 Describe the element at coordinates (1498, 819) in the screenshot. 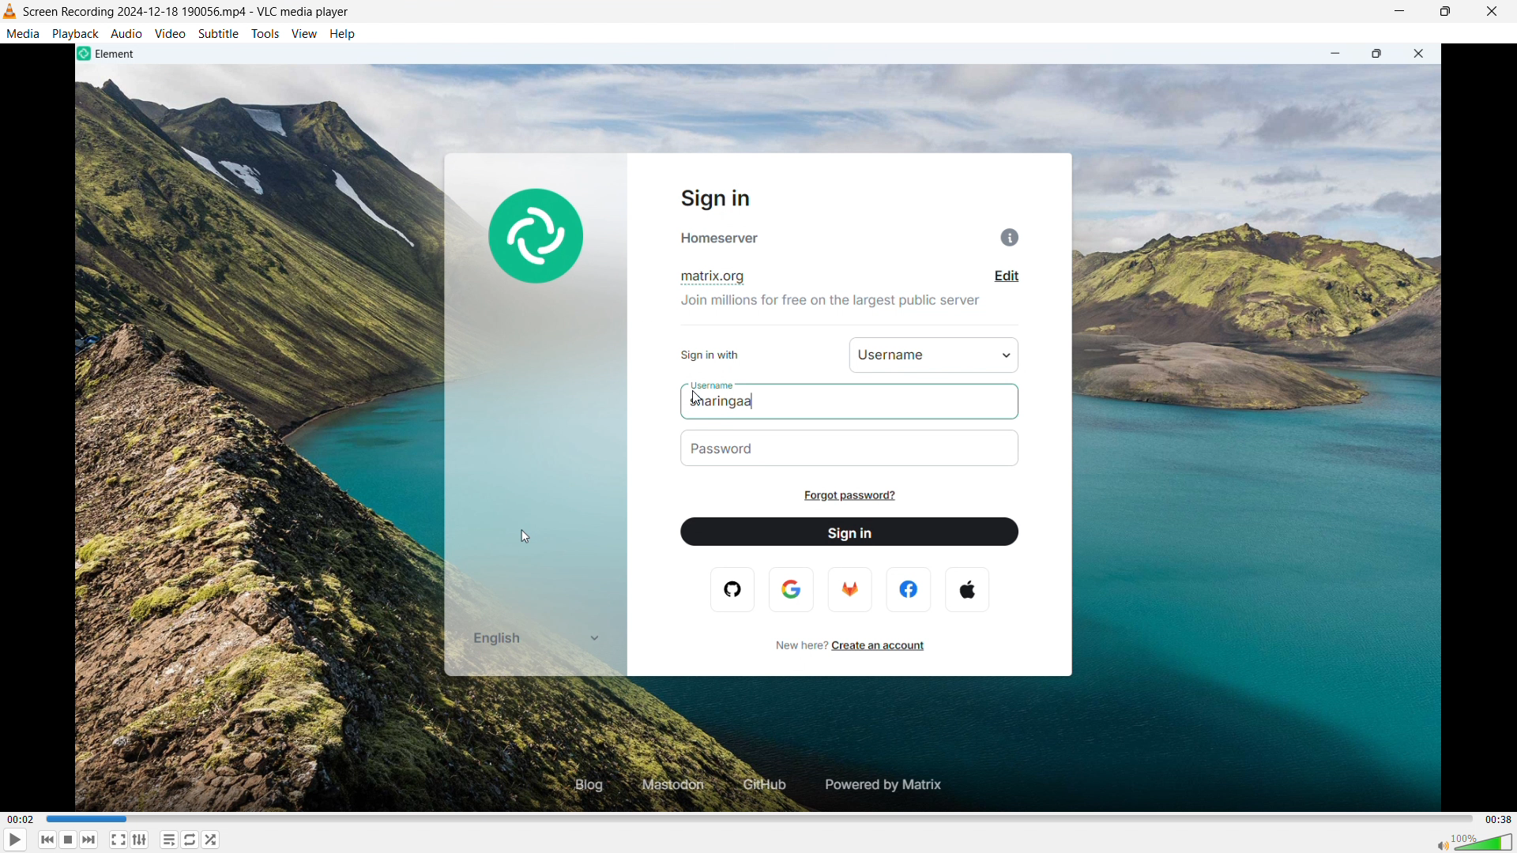

I see `video duration-00.38` at that location.